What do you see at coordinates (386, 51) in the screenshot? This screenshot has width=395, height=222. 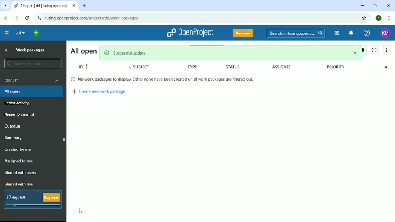 I see `More actions` at bounding box center [386, 51].